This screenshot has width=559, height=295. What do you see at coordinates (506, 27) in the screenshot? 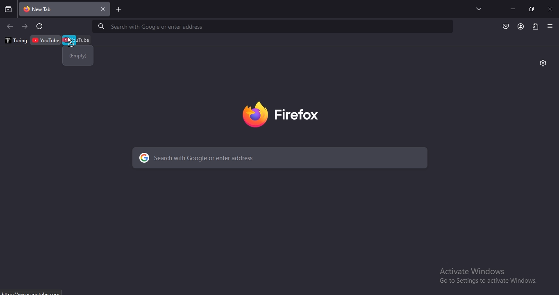
I see `` at bounding box center [506, 27].